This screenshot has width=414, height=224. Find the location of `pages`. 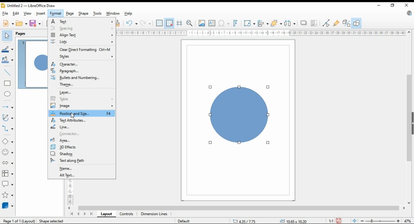

pages is located at coordinates (21, 34).